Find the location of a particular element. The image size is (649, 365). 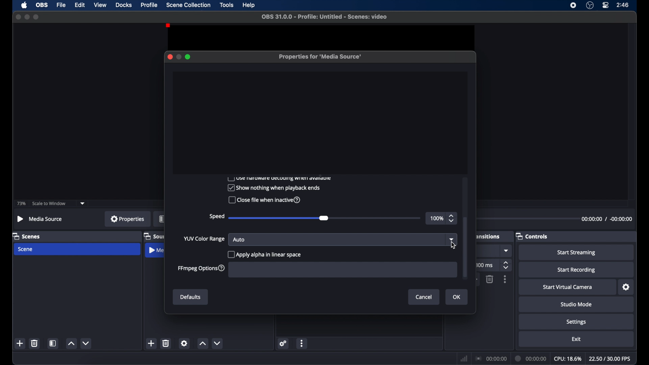

sources is located at coordinates (154, 236).